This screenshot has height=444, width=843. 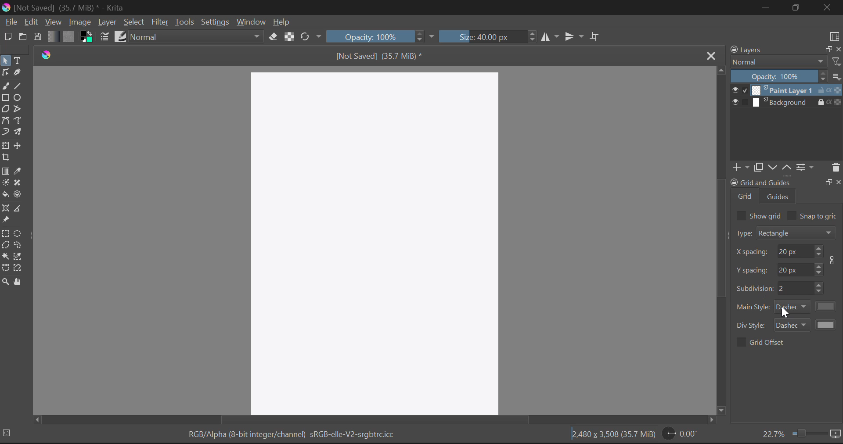 What do you see at coordinates (6, 98) in the screenshot?
I see `Rectangle` at bounding box center [6, 98].